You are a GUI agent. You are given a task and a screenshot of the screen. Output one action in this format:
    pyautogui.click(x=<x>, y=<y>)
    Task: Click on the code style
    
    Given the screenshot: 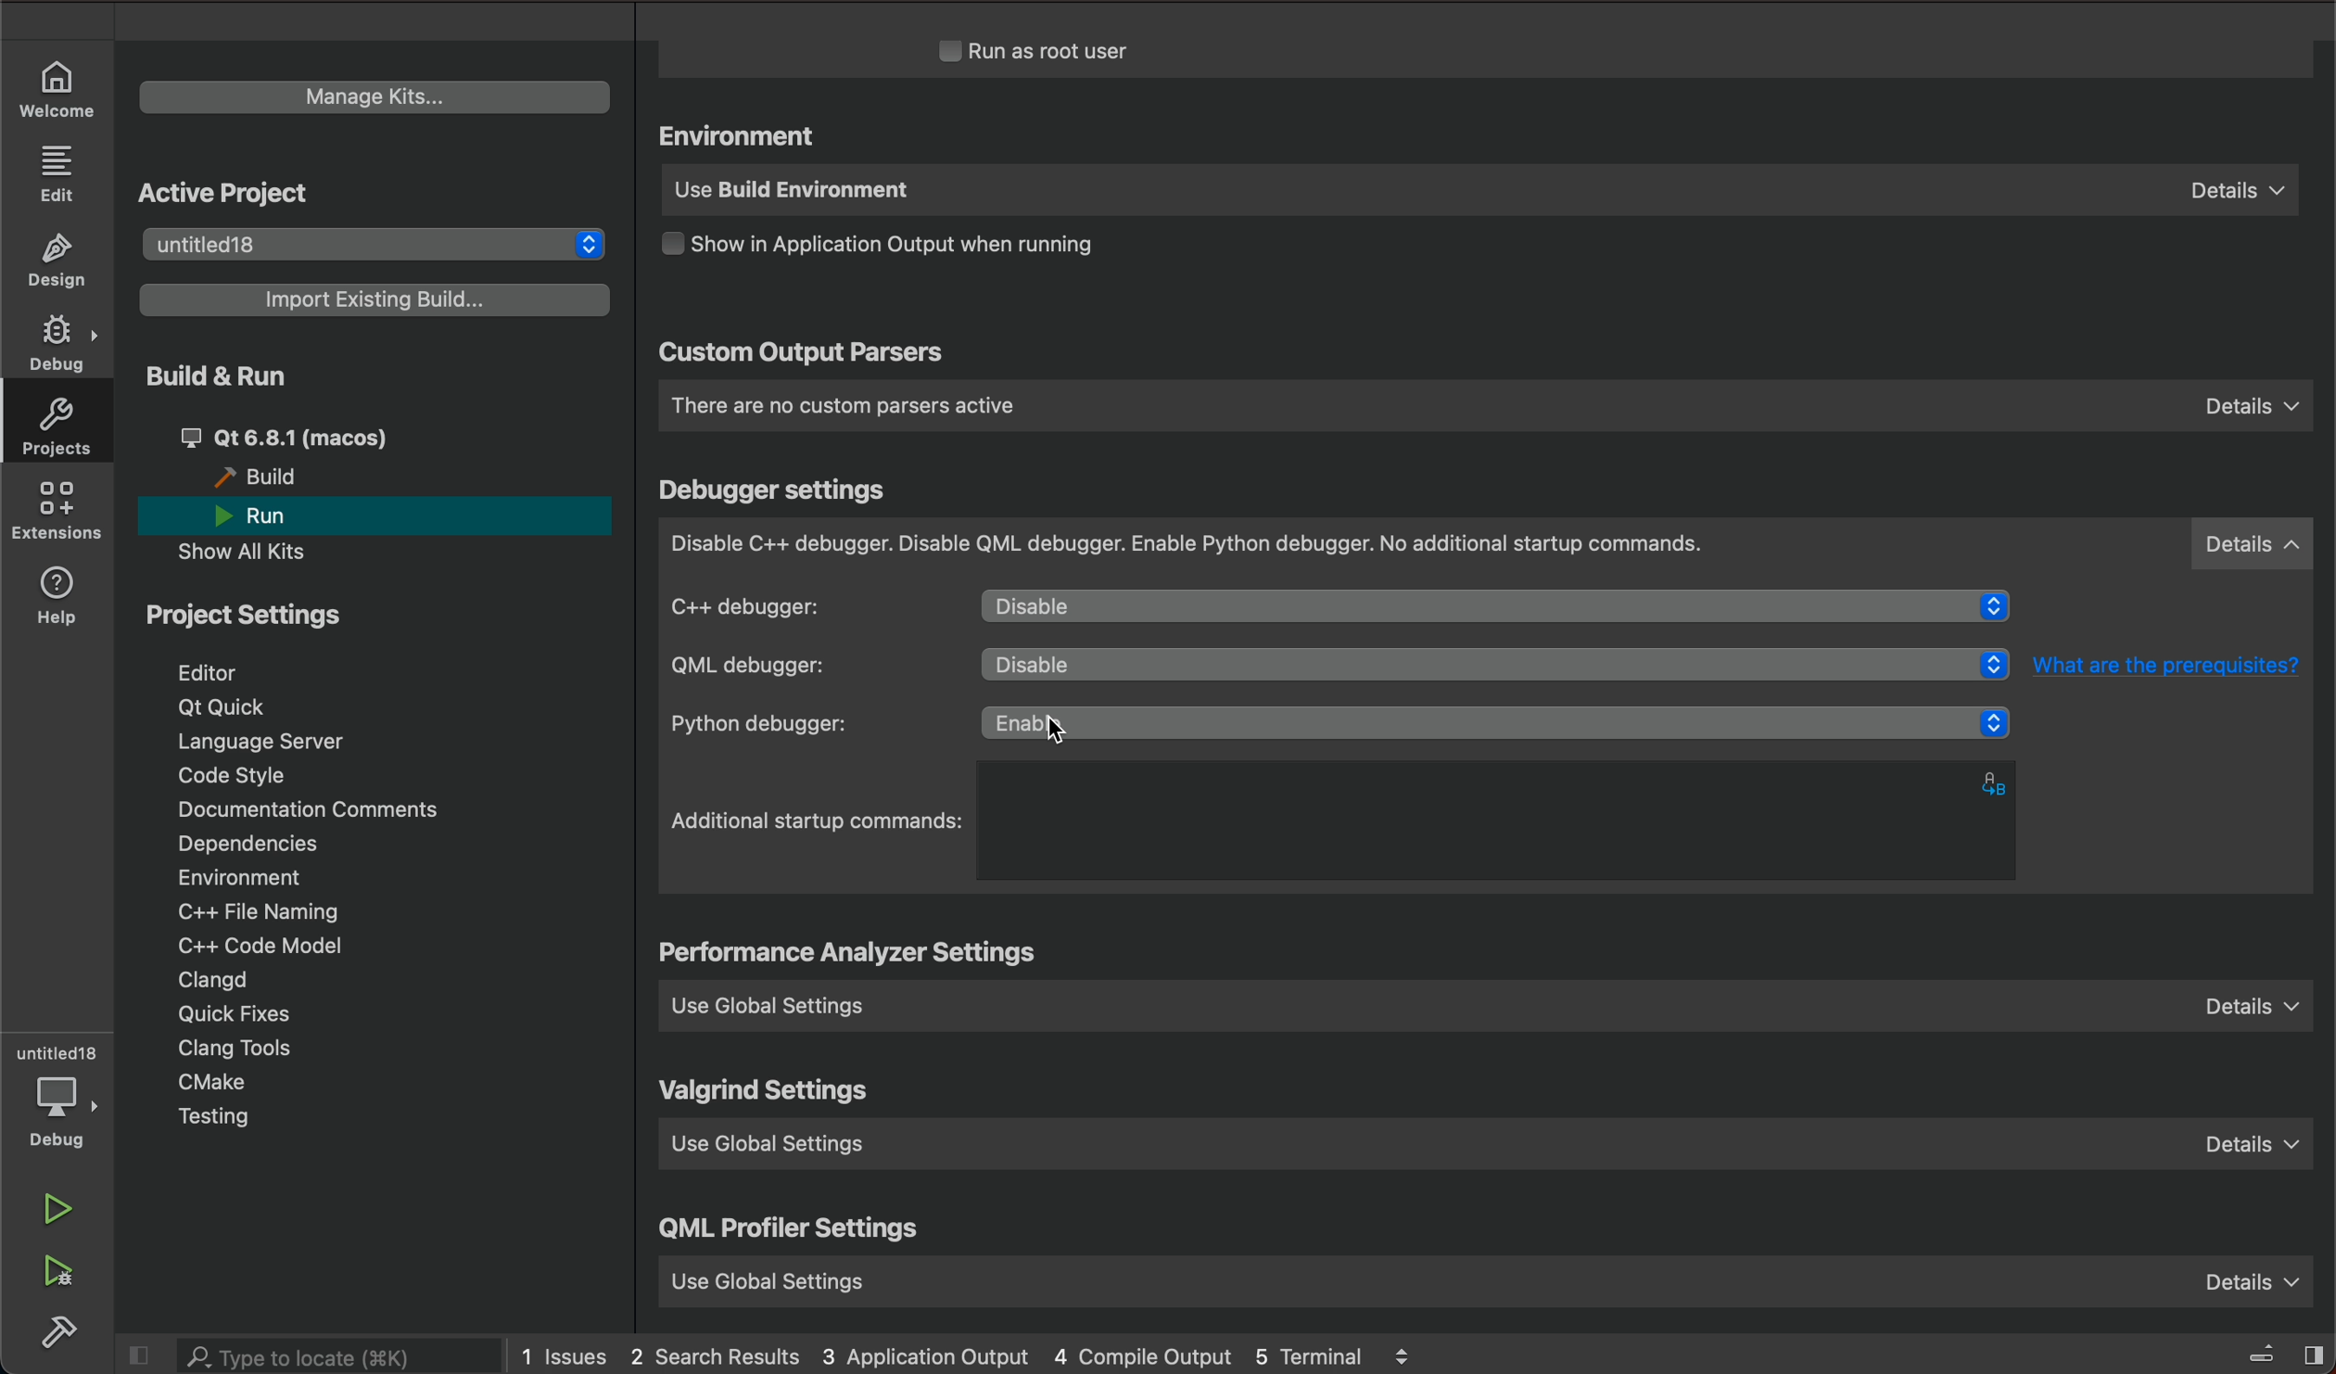 What is the action you would take?
    pyautogui.click(x=235, y=778)
    